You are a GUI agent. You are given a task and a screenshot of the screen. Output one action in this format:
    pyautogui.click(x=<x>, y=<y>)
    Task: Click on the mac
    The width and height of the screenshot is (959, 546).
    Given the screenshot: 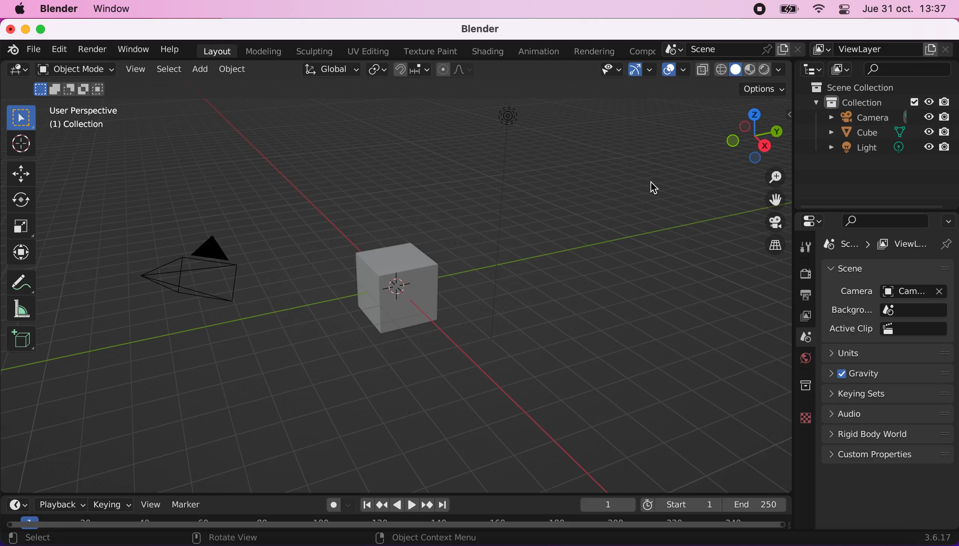 What is the action you would take?
    pyautogui.click(x=19, y=9)
    